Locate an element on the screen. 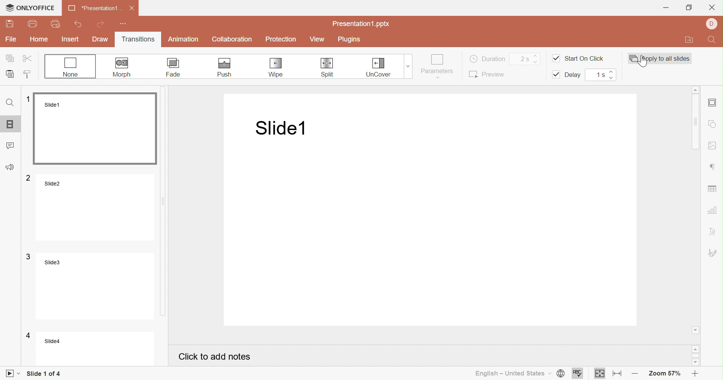 This screenshot has height=380, width=723. Slide1 is located at coordinates (93, 128).